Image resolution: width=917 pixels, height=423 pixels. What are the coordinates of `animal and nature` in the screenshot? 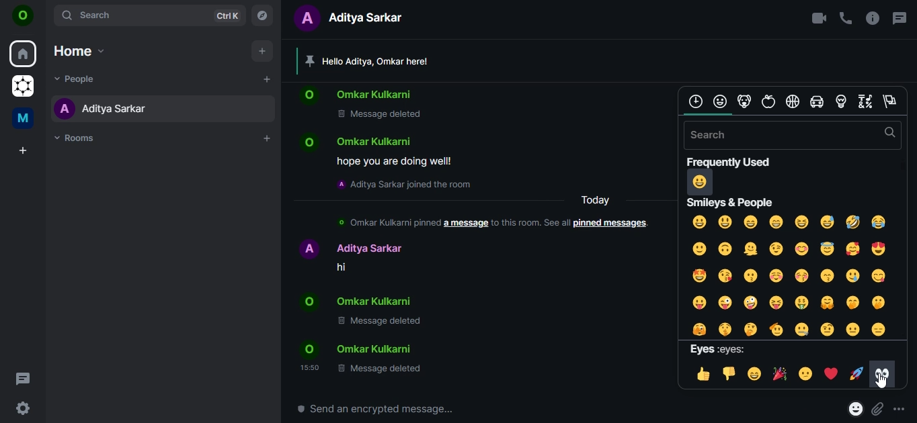 It's located at (746, 101).